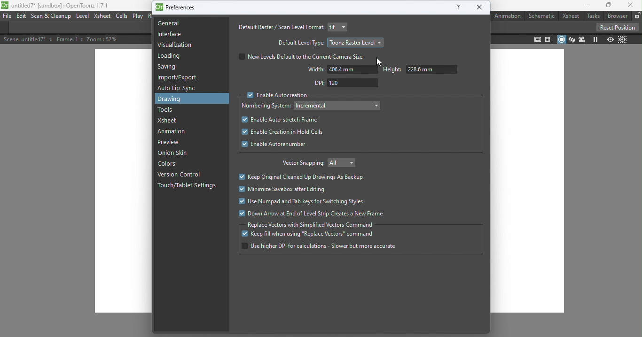 This screenshot has height=337, width=642. Describe the element at coordinates (571, 39) in the screenshot. I see `3D view` at that location.